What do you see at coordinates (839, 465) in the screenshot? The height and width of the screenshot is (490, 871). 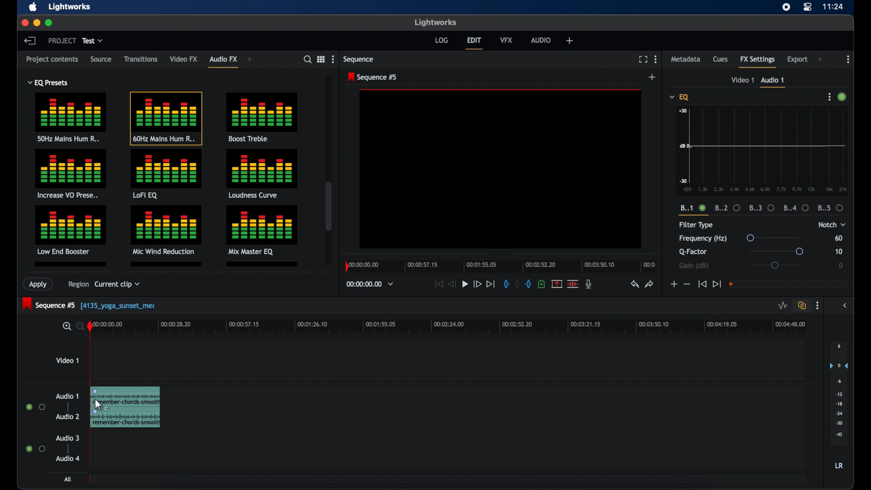 I see `LR` at bounding box center [839, 465].